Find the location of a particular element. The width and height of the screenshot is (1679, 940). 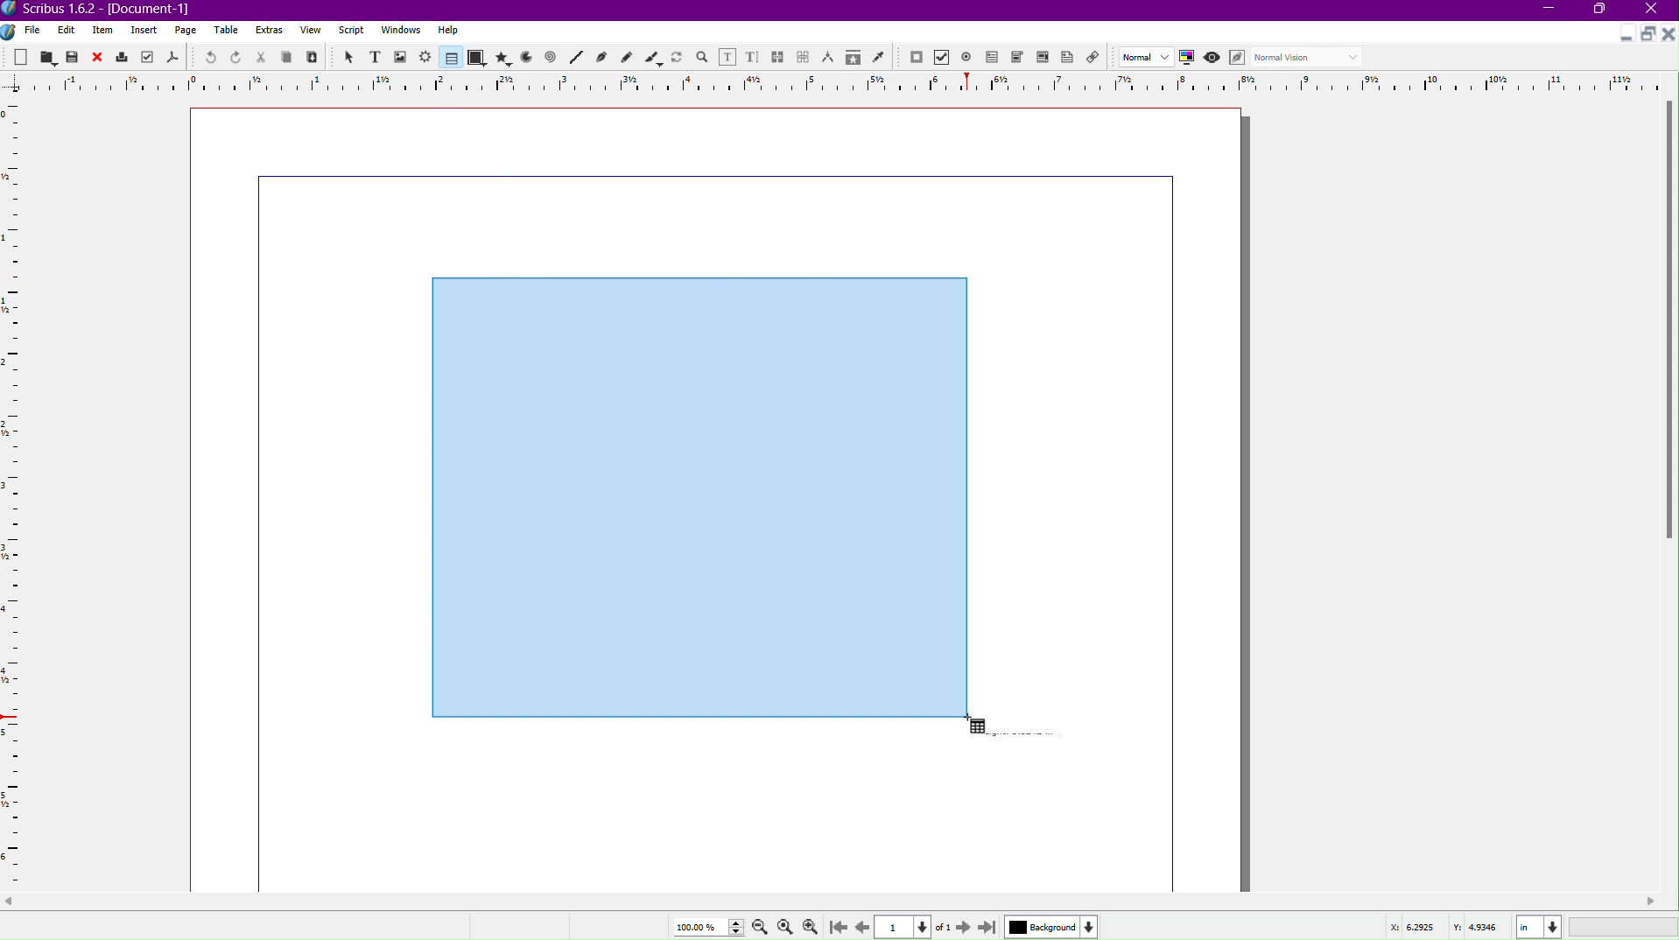

PDF Combo Box is located at coordinates (1020, 59).